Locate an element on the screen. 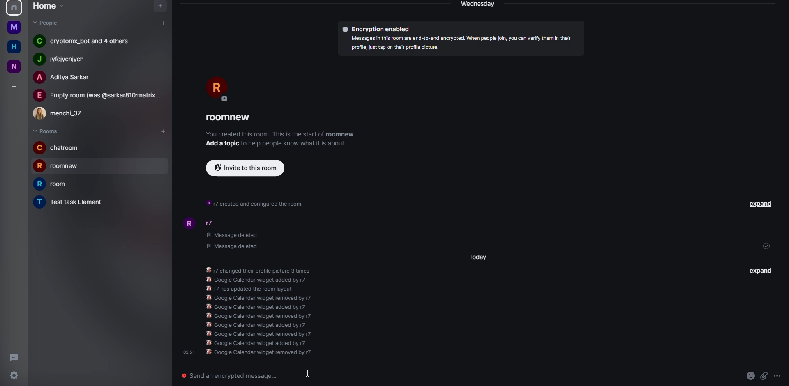  home is located at coordinates (48, 7).